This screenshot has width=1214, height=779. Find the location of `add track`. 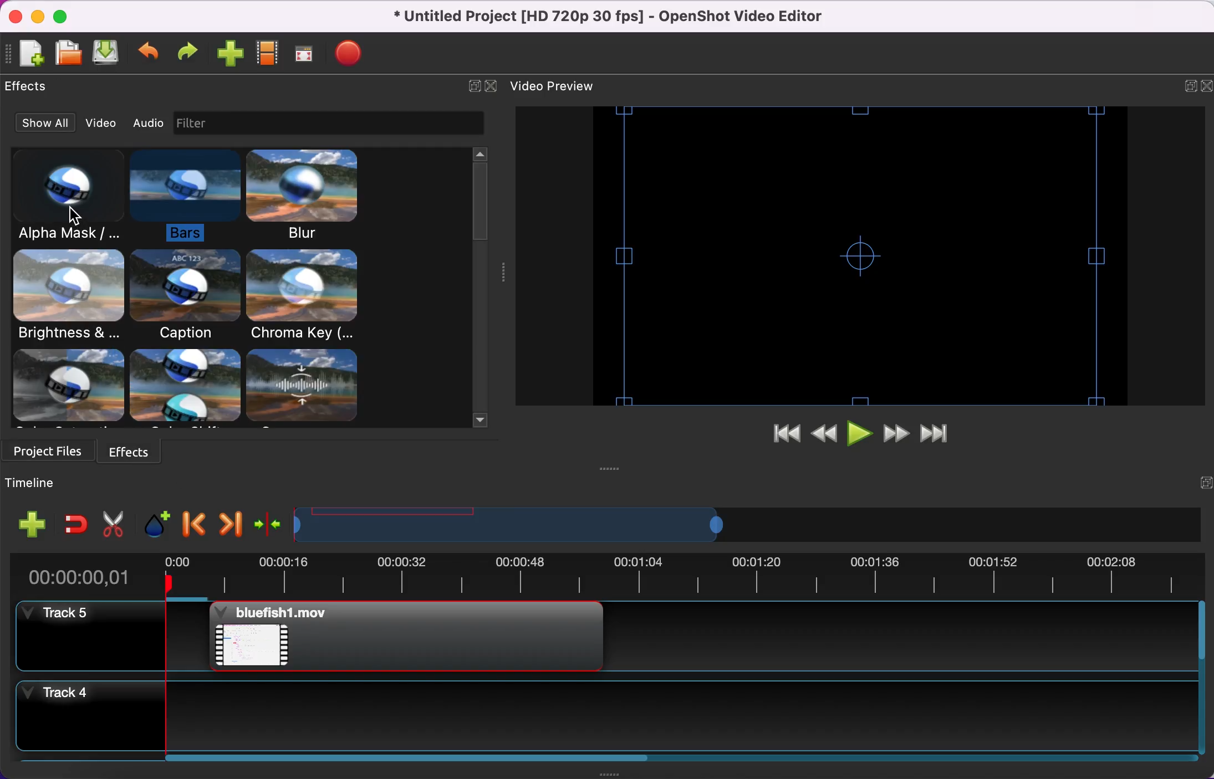

add track is located at coordinates (29, 526).